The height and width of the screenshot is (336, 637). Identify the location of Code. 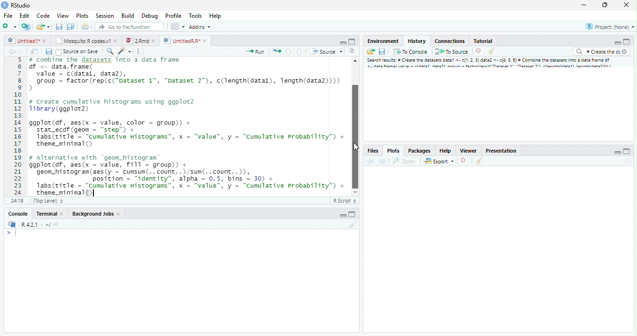
(42, 16).